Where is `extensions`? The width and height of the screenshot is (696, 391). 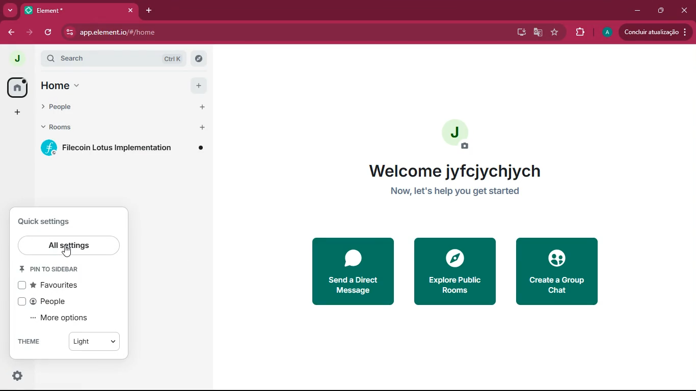 extensions is located at coordinates (579, 32).